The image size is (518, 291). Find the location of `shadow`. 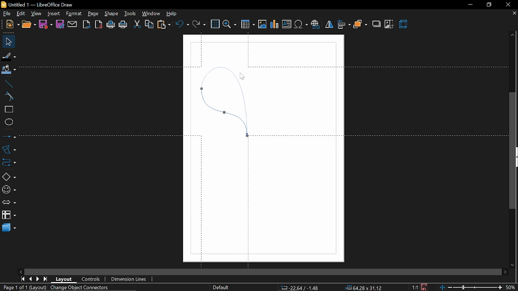

shadow is located at coordinates (376, 24).